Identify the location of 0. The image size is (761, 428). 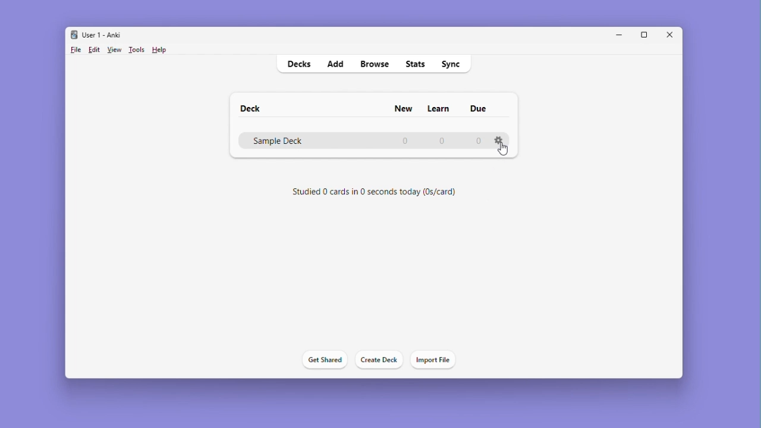
(406, 140).